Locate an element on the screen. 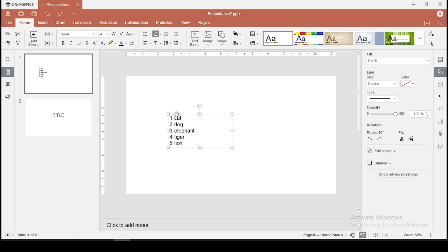 Image resolution: width=448 pixels, height=252 pixels. file is located at coordinates (8, 23).